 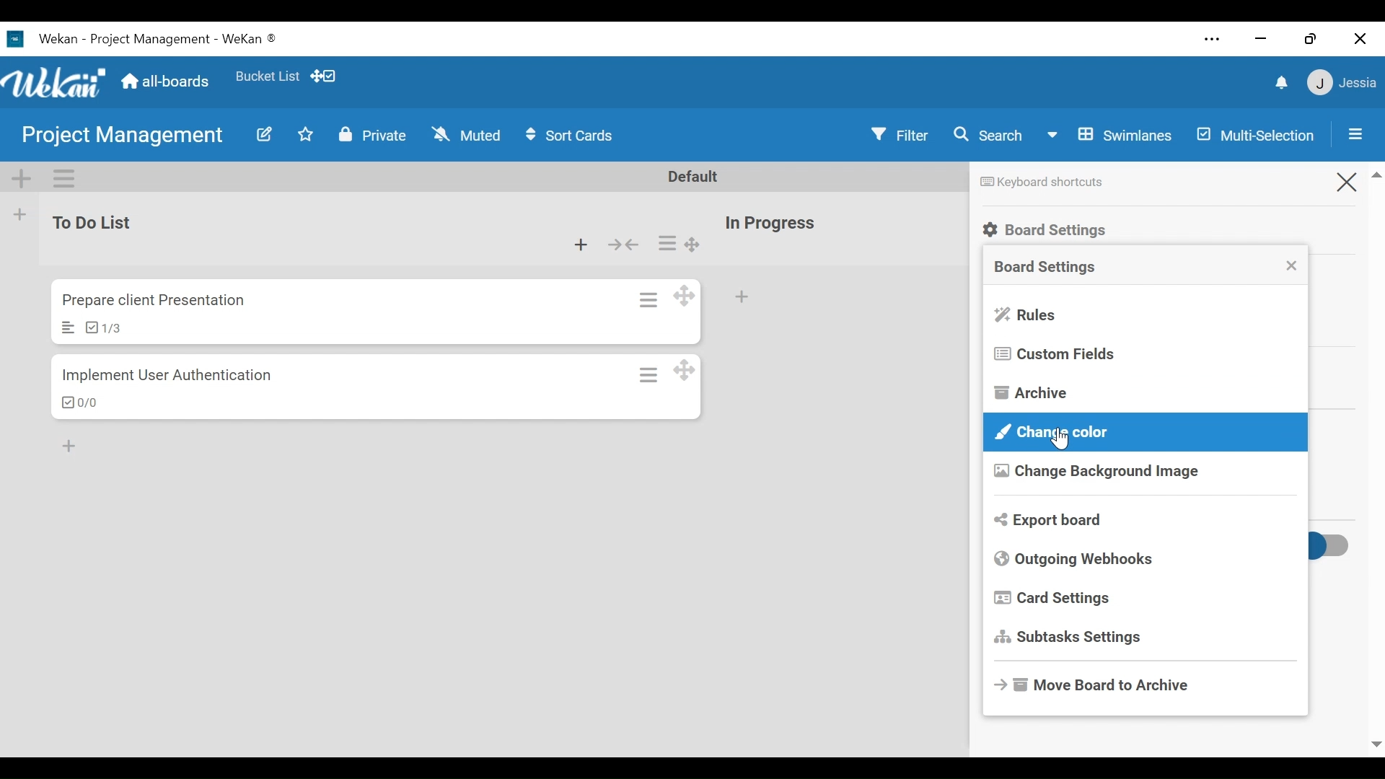 I want to click on Show Desktop drag handles, so click(x=327, y=76).